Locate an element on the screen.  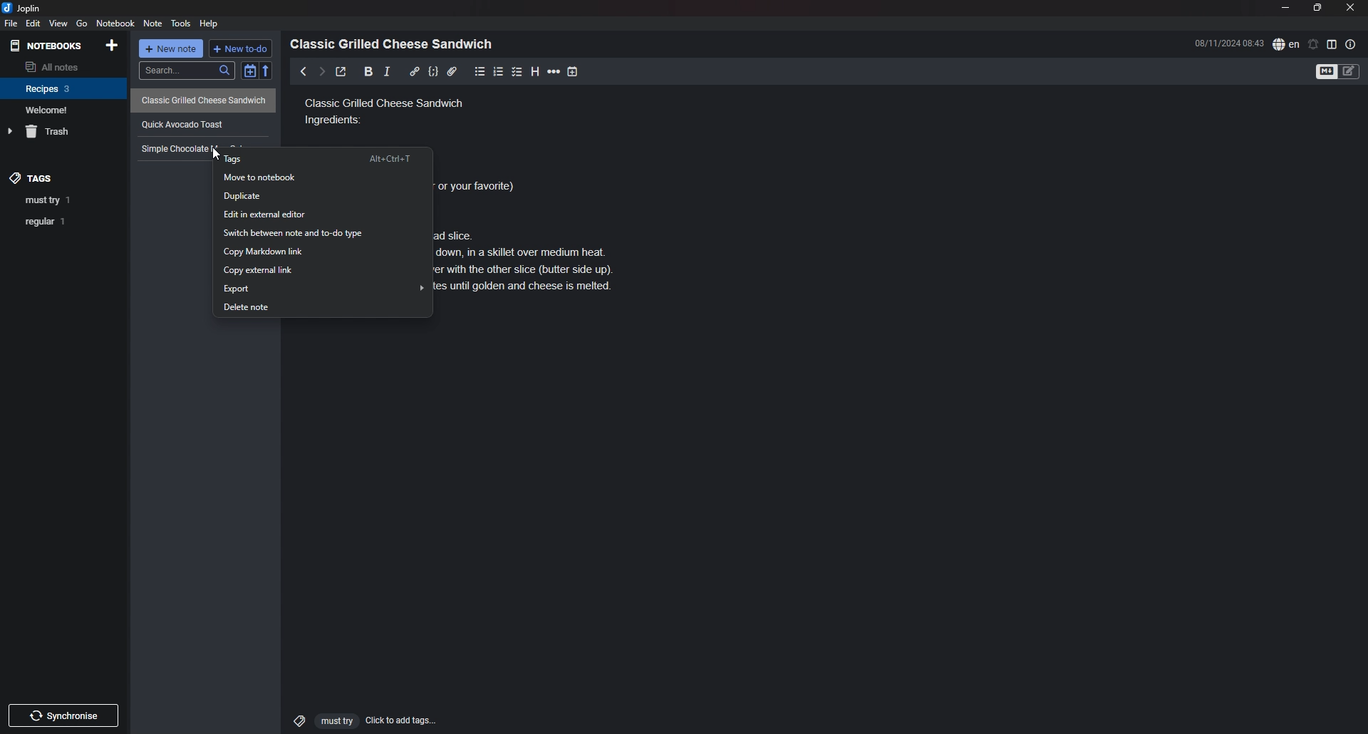
reverse sort order is located at coordinates (269, 71).